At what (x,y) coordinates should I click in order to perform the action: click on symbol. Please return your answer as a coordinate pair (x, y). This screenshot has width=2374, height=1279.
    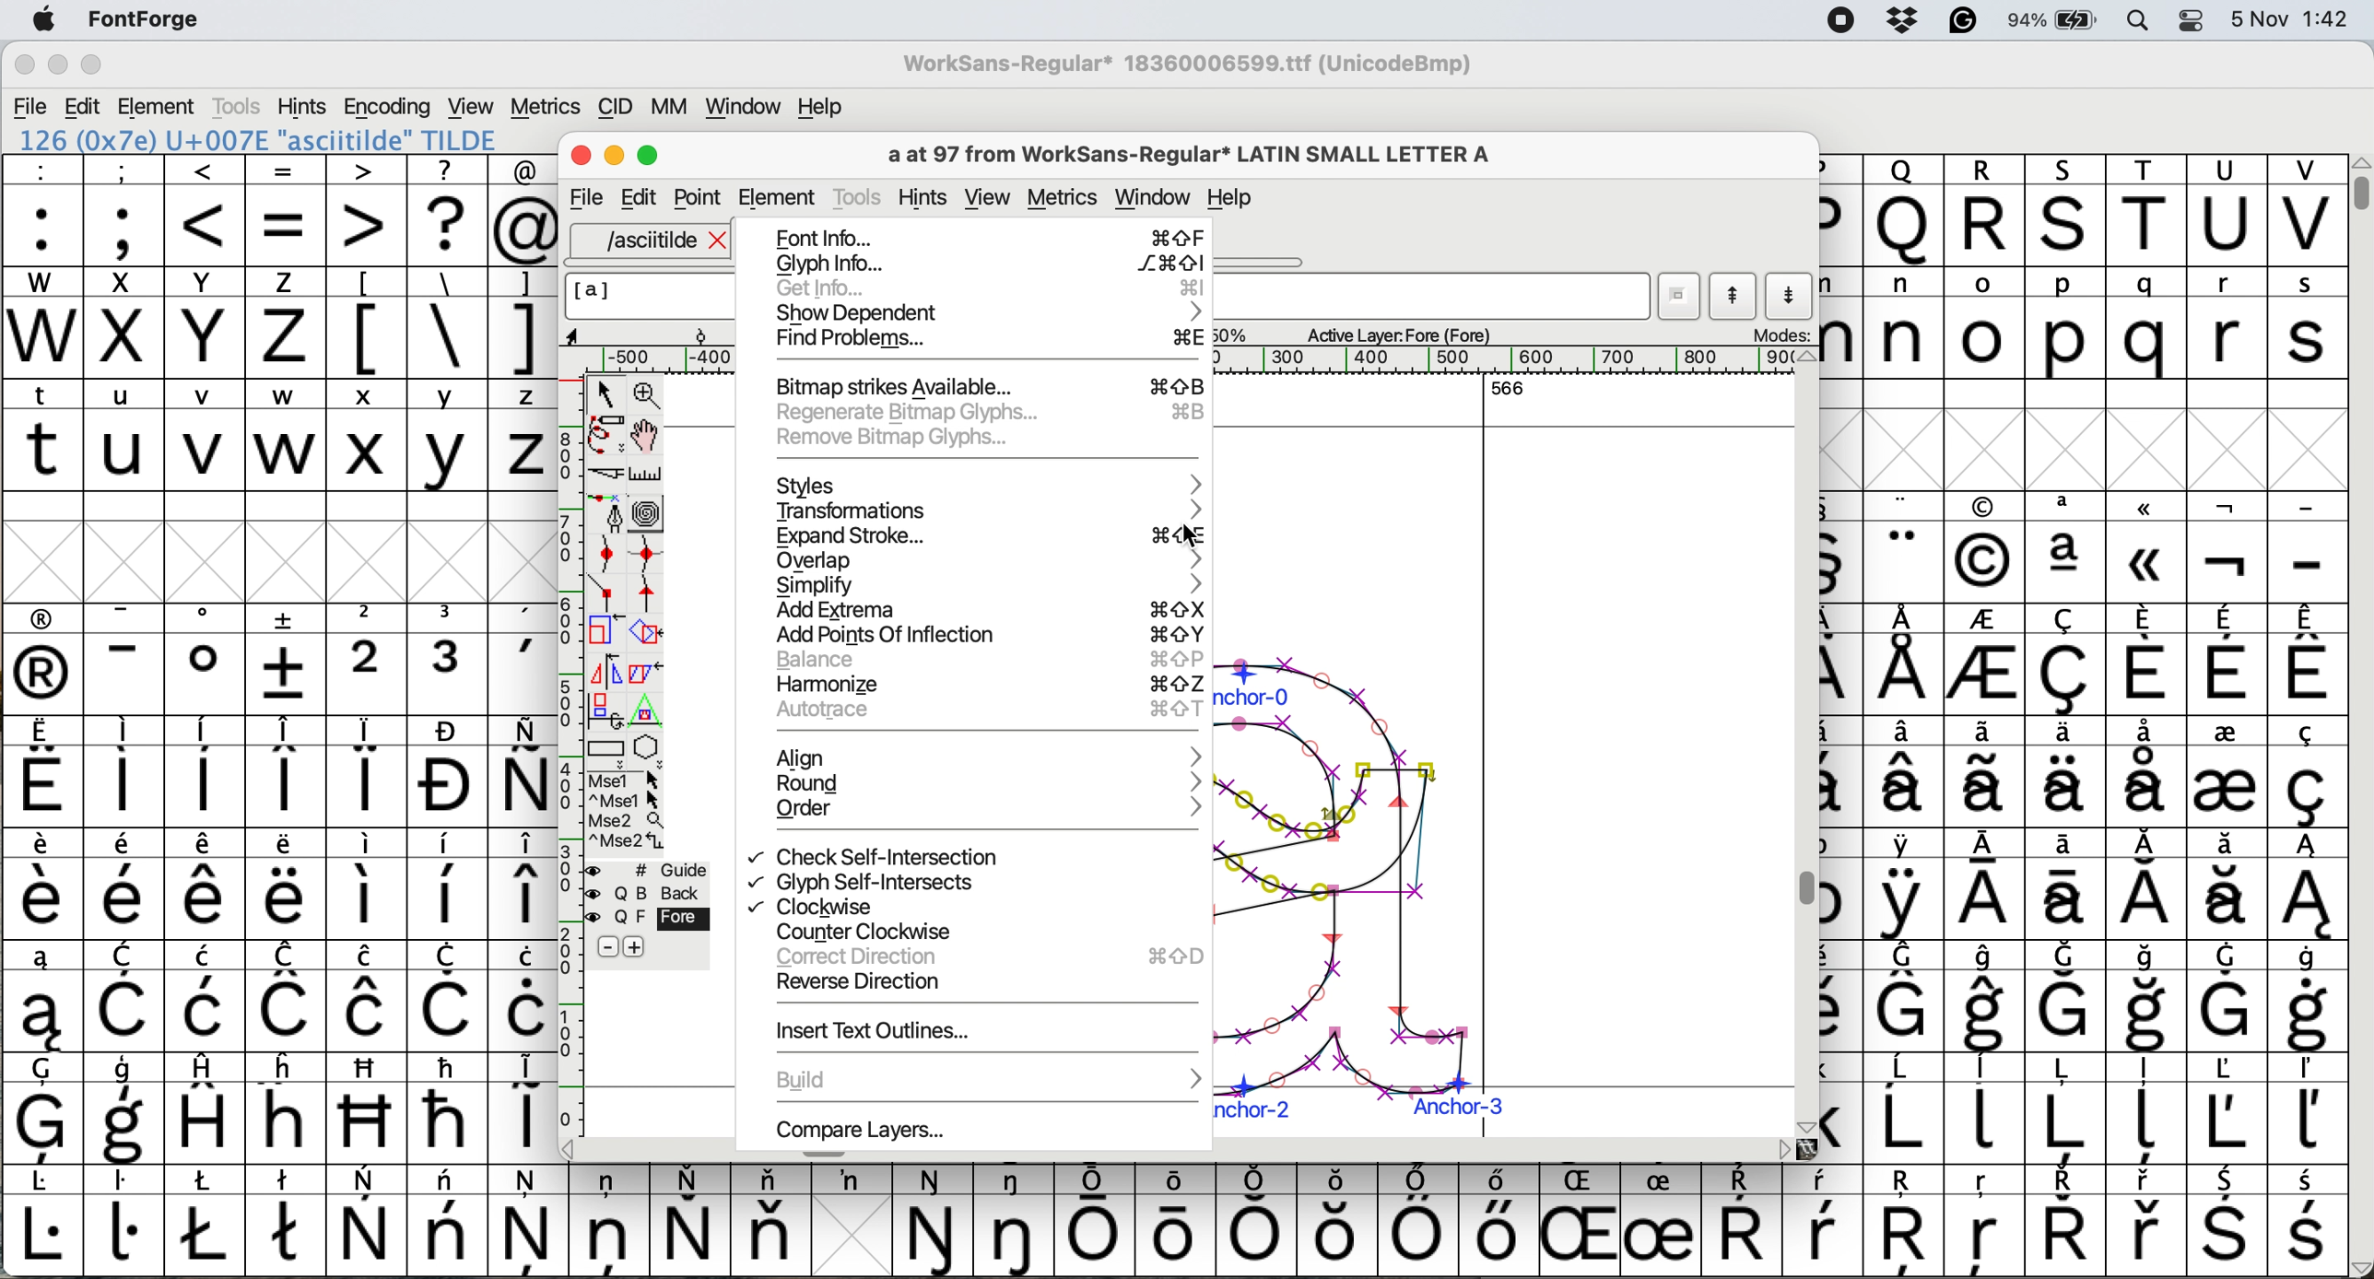
    Looking at the image, I should click on (851, 1180).